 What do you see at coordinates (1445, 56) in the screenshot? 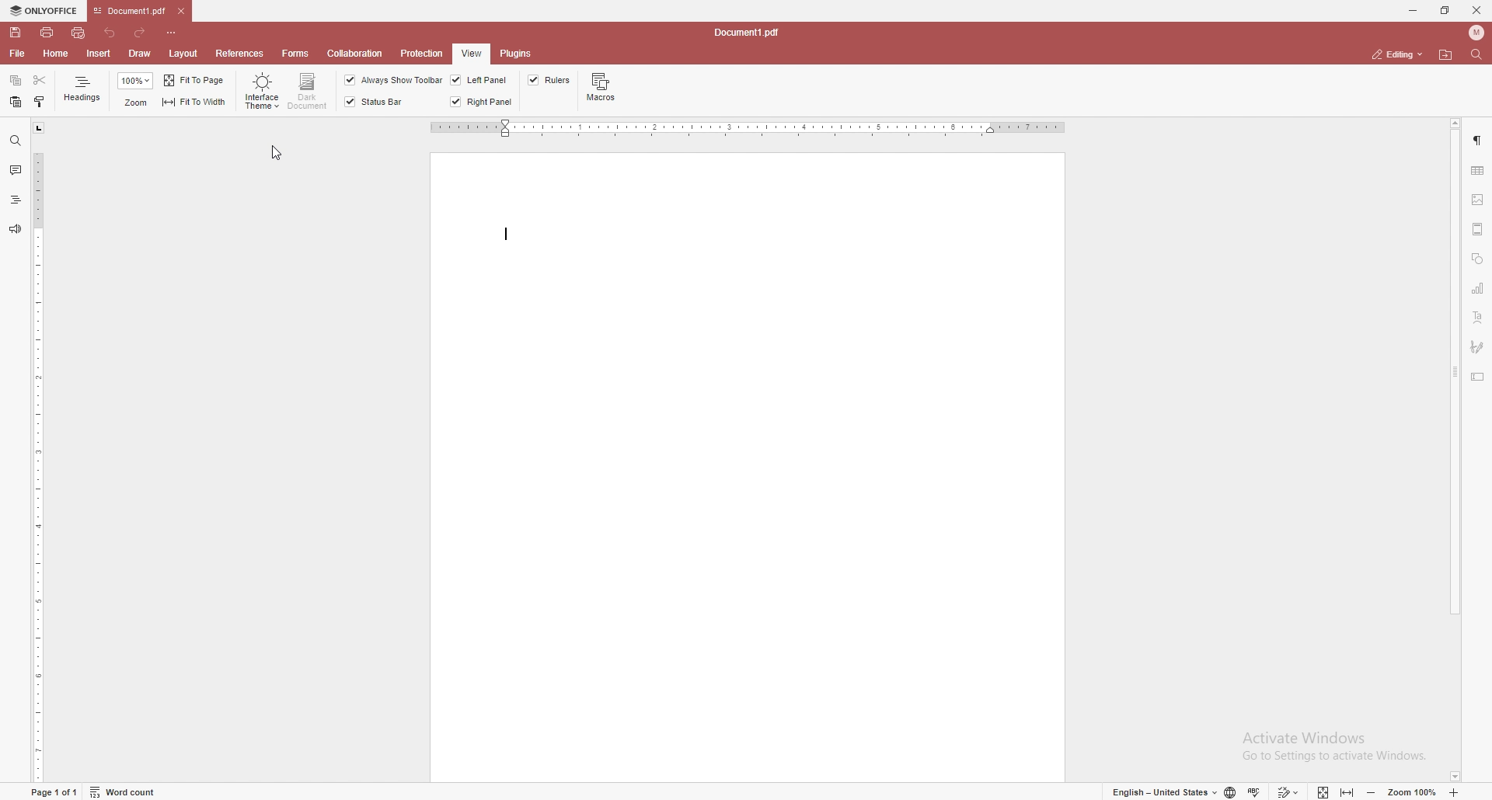
I see `locate file` at bounding box center [1445, 56].